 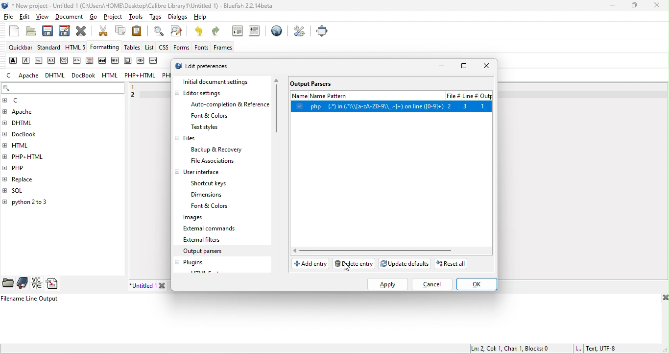 I want to click on dialogs, so click(x=176, y=18).